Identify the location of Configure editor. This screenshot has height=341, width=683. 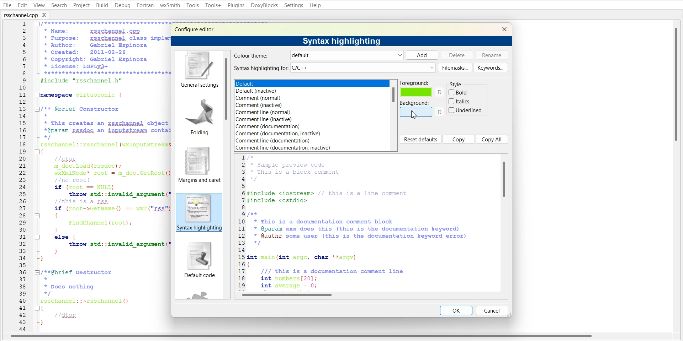
(197, 29).